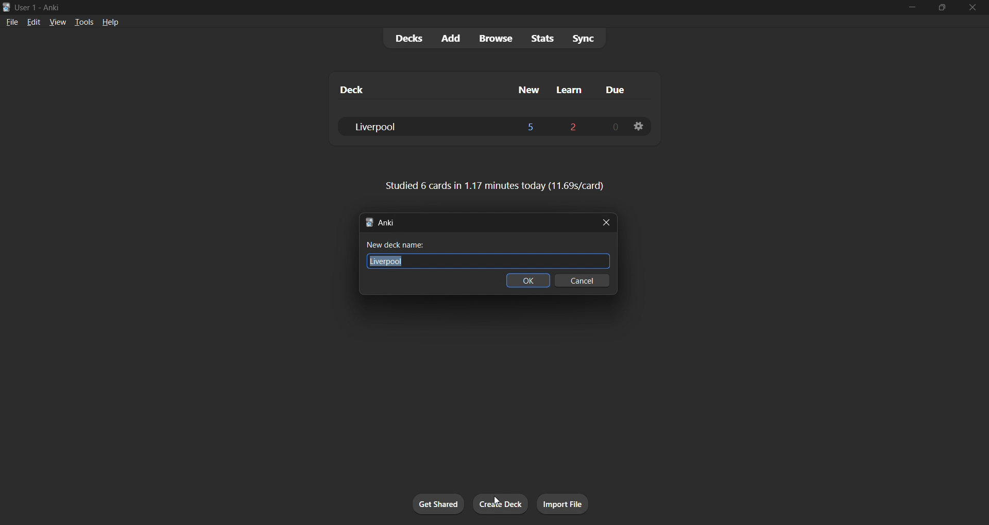 Image resolution: width=989 pixels, height=525 pixels. I want to click on input field, so click(490, 260).